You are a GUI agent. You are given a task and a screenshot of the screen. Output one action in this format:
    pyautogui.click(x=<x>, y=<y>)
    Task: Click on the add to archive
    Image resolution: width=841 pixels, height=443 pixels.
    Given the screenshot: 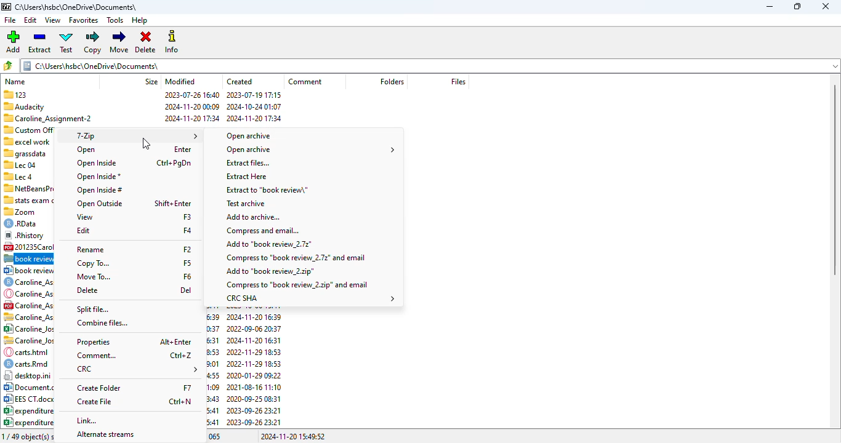 What is the action you would take?
    pyautogui.click(x=253, y=217)
    